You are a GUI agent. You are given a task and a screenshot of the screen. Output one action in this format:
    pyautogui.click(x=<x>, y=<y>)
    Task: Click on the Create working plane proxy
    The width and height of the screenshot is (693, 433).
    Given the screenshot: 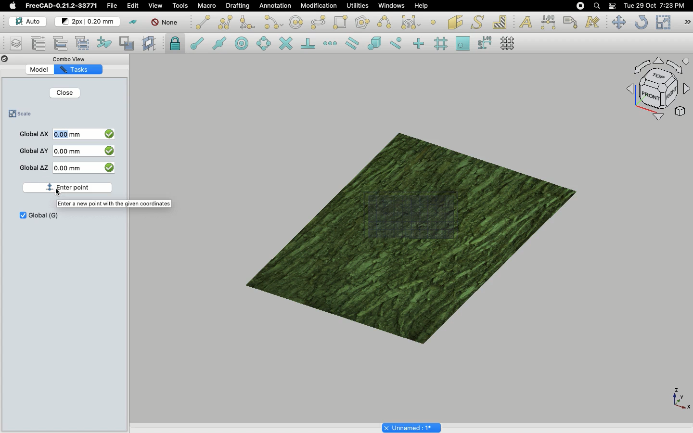 What is the action you would take?
    pyautogui.click(x=150, y=44)
    